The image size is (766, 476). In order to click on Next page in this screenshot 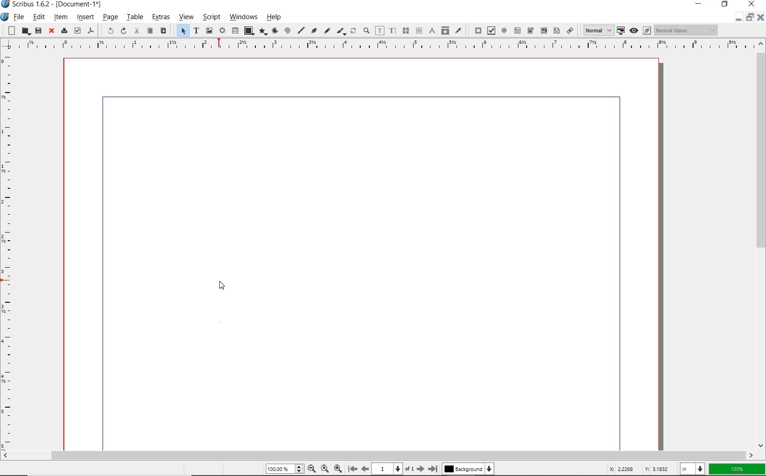, I will do `click(420, 469)`.